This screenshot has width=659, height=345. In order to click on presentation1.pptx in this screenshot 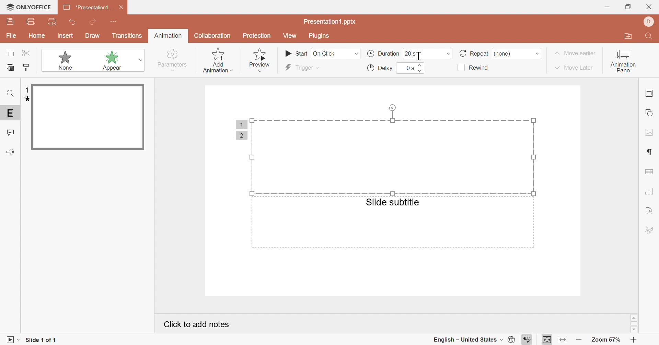, I will do `click(331, 22)`.